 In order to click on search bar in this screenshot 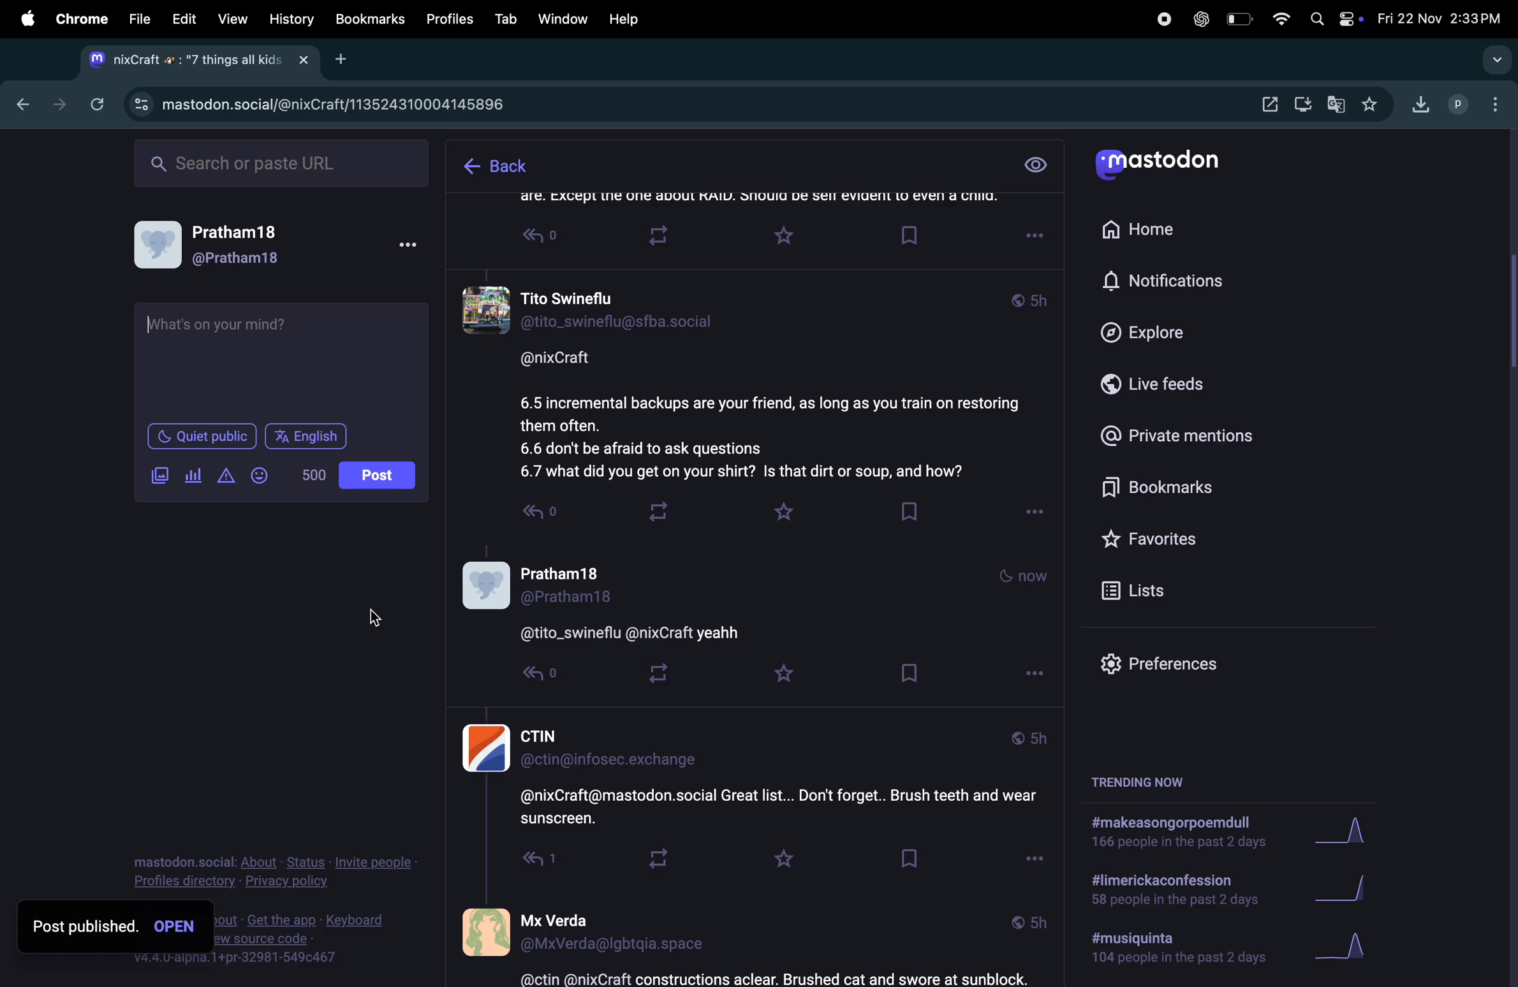, I will do `click(1496, 60)`.